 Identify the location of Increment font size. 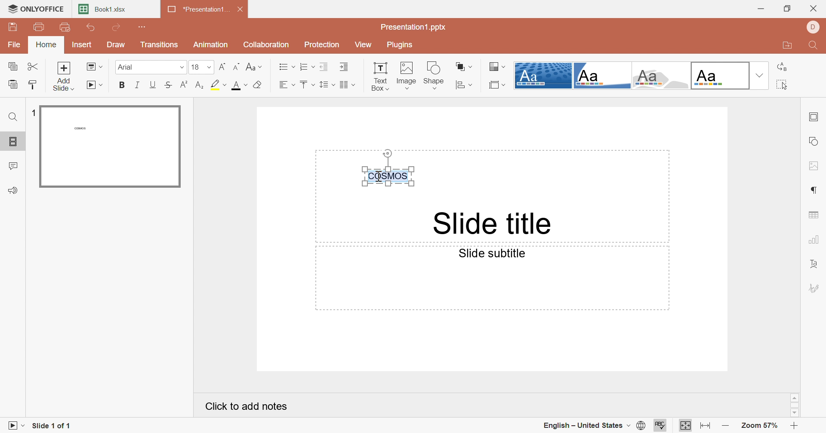
(223, 67).